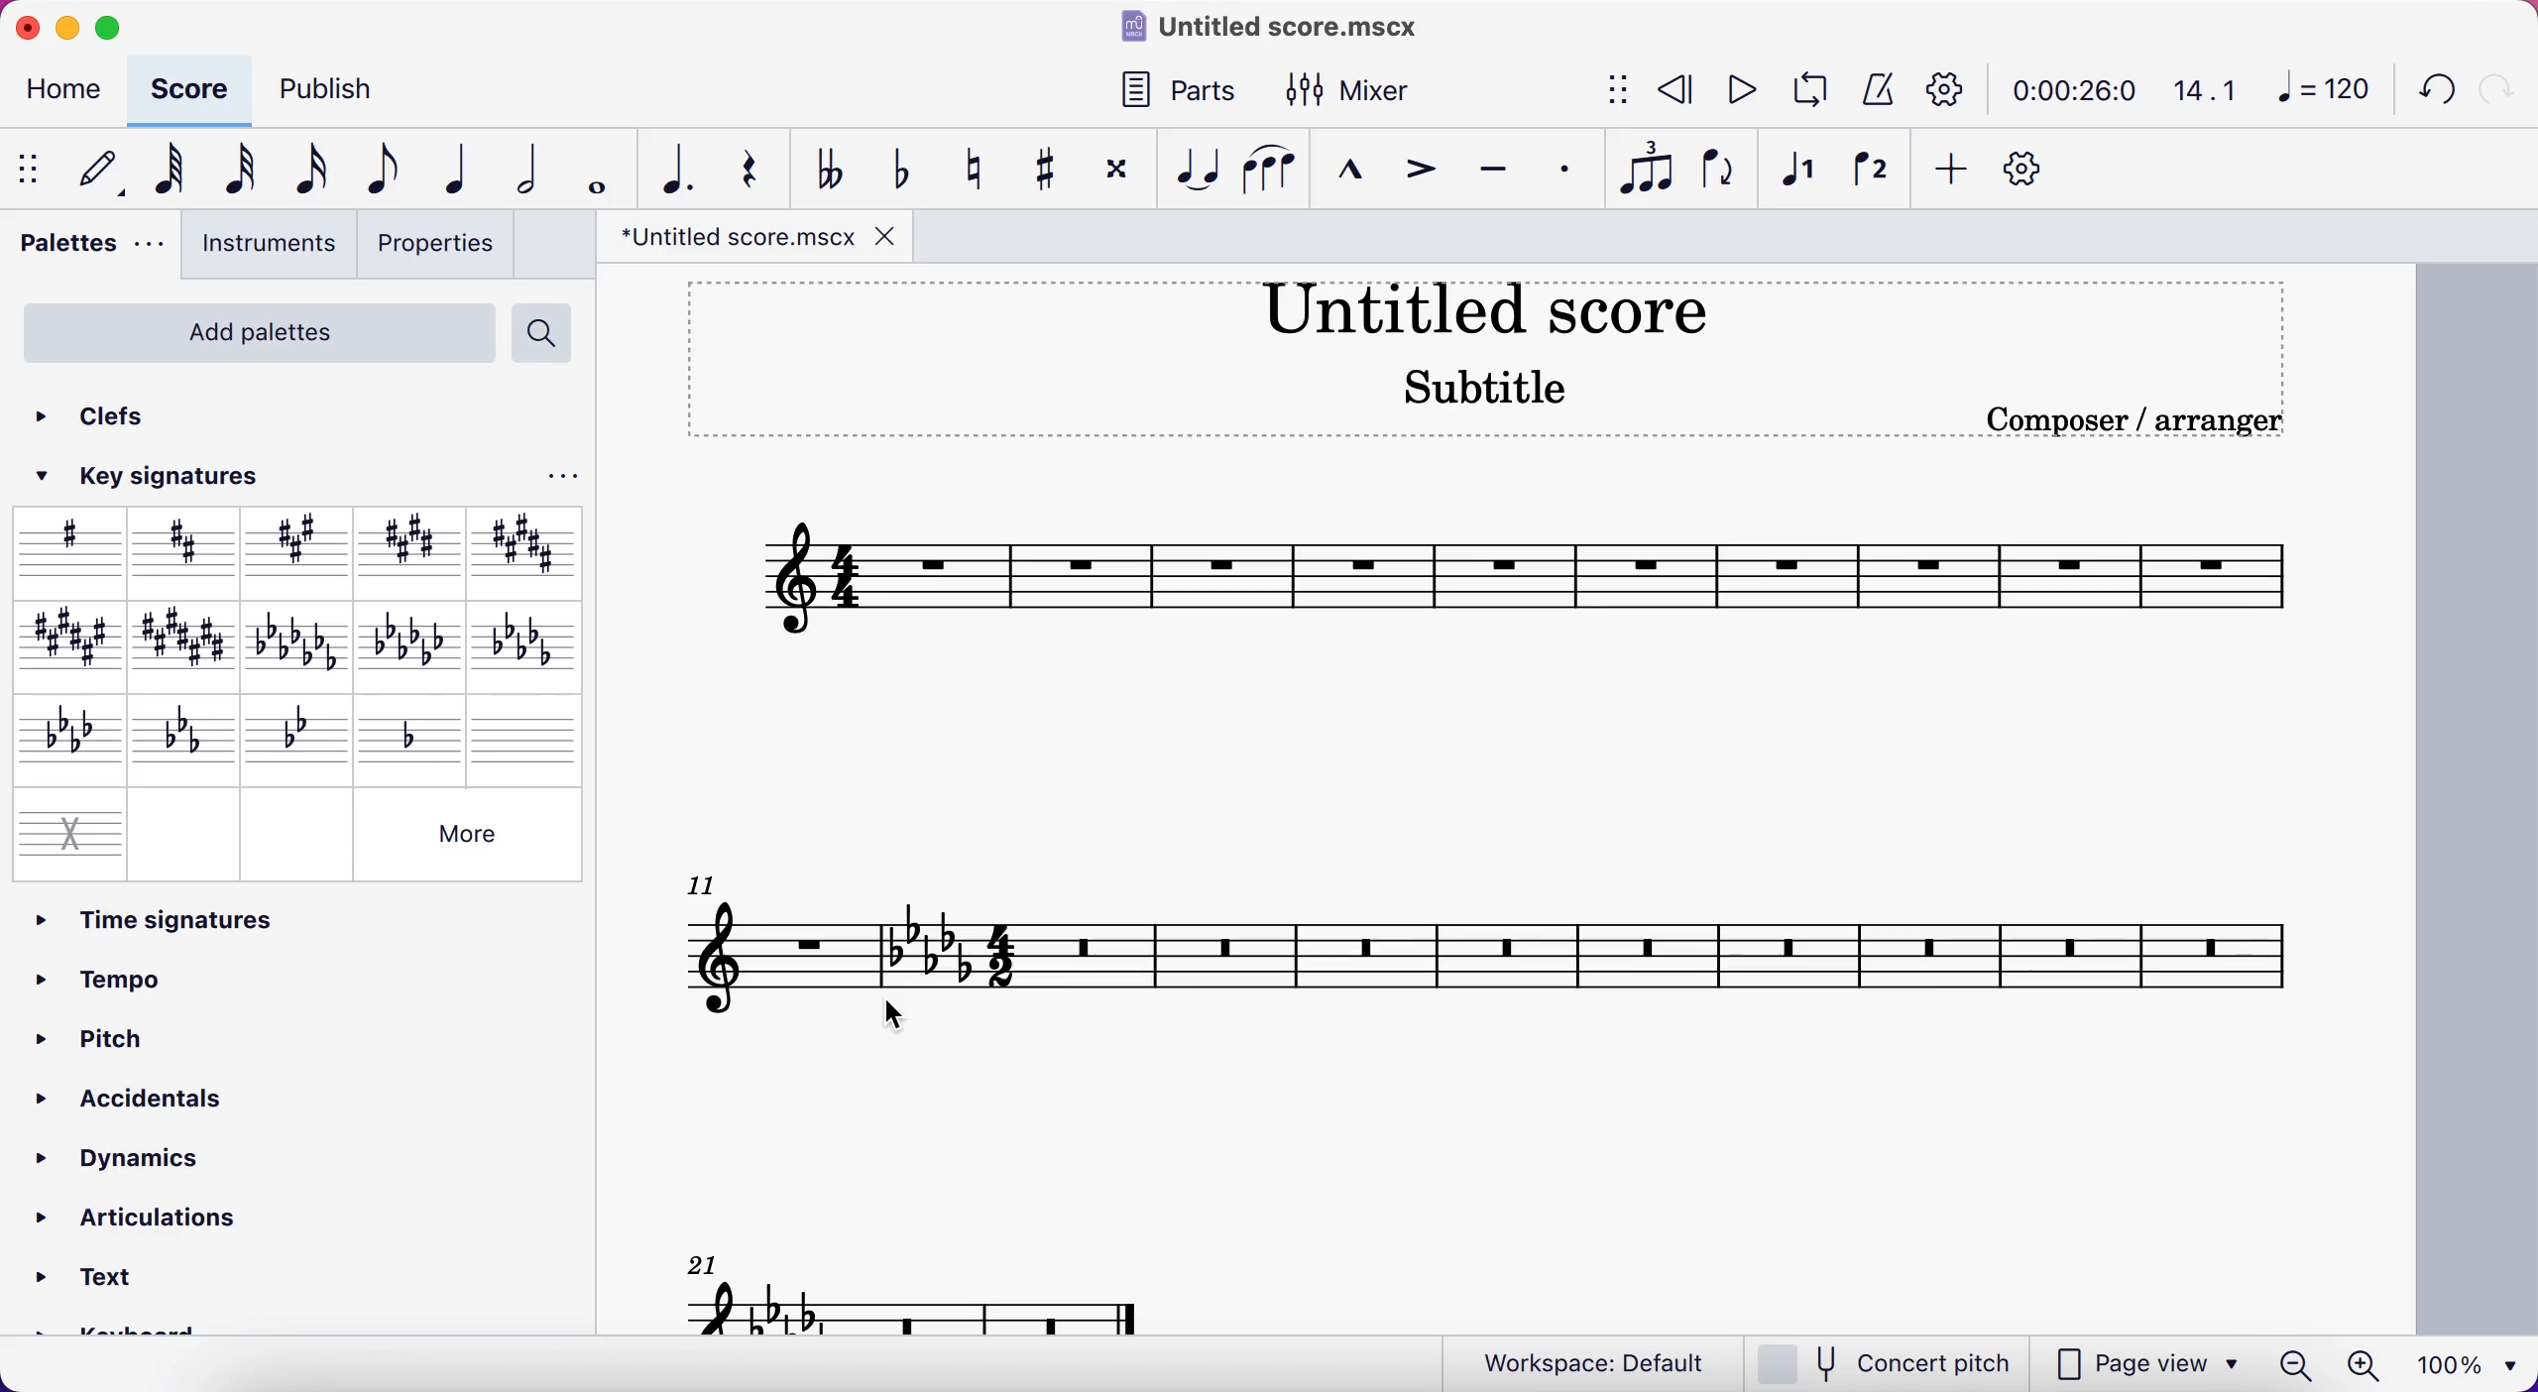  Describe the element at coordinates (1572, 171) in the screenshot. I see `staccato` at that location.